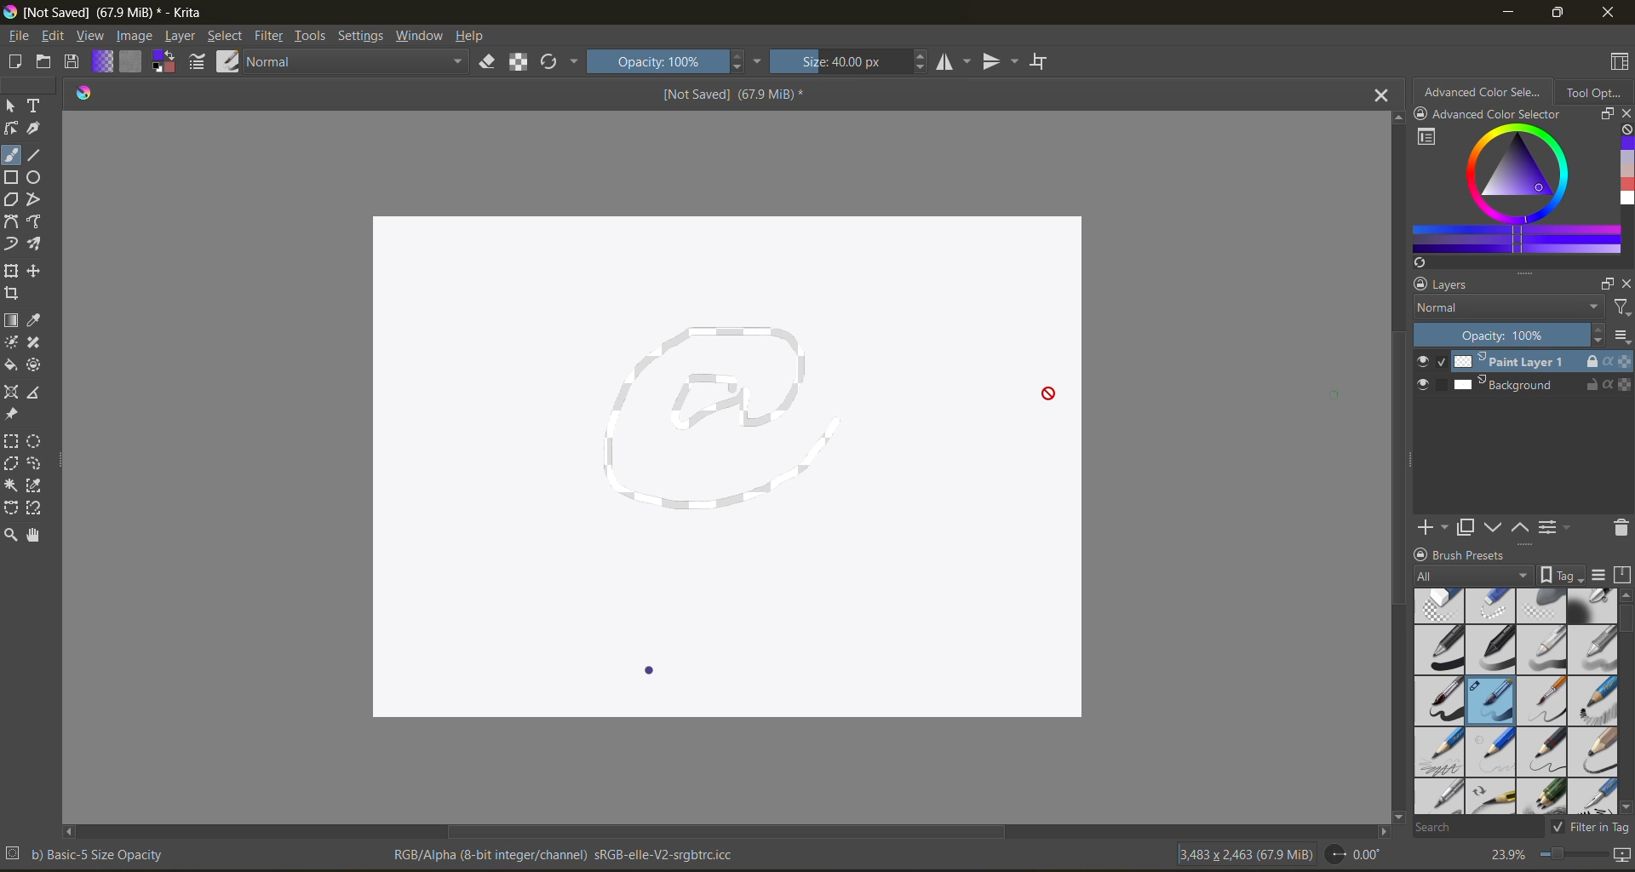  I want to click on zoom, so click(1585, 856).